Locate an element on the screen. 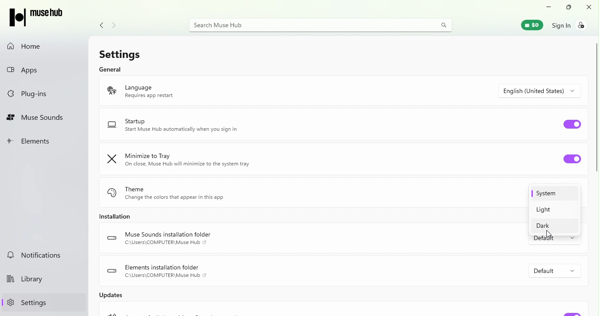 This screenshot has height=316, width=599. Muse wallet is located at coordinates (533, 25).